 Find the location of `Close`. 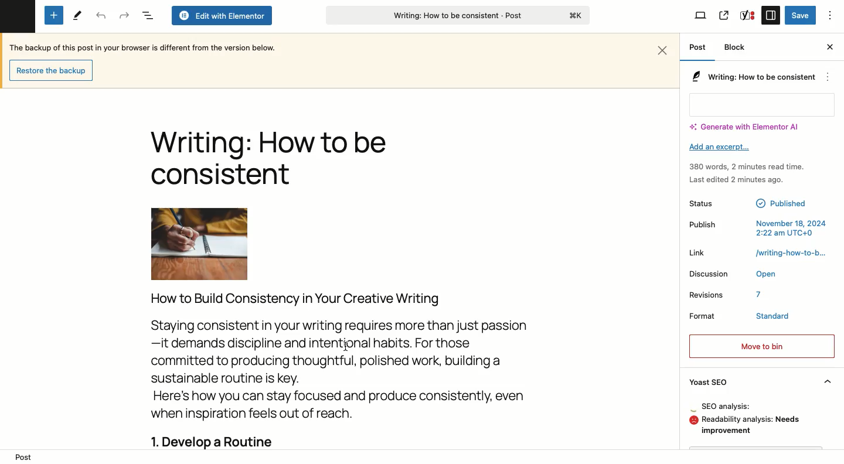

Close is located at coordinates (828, 47).